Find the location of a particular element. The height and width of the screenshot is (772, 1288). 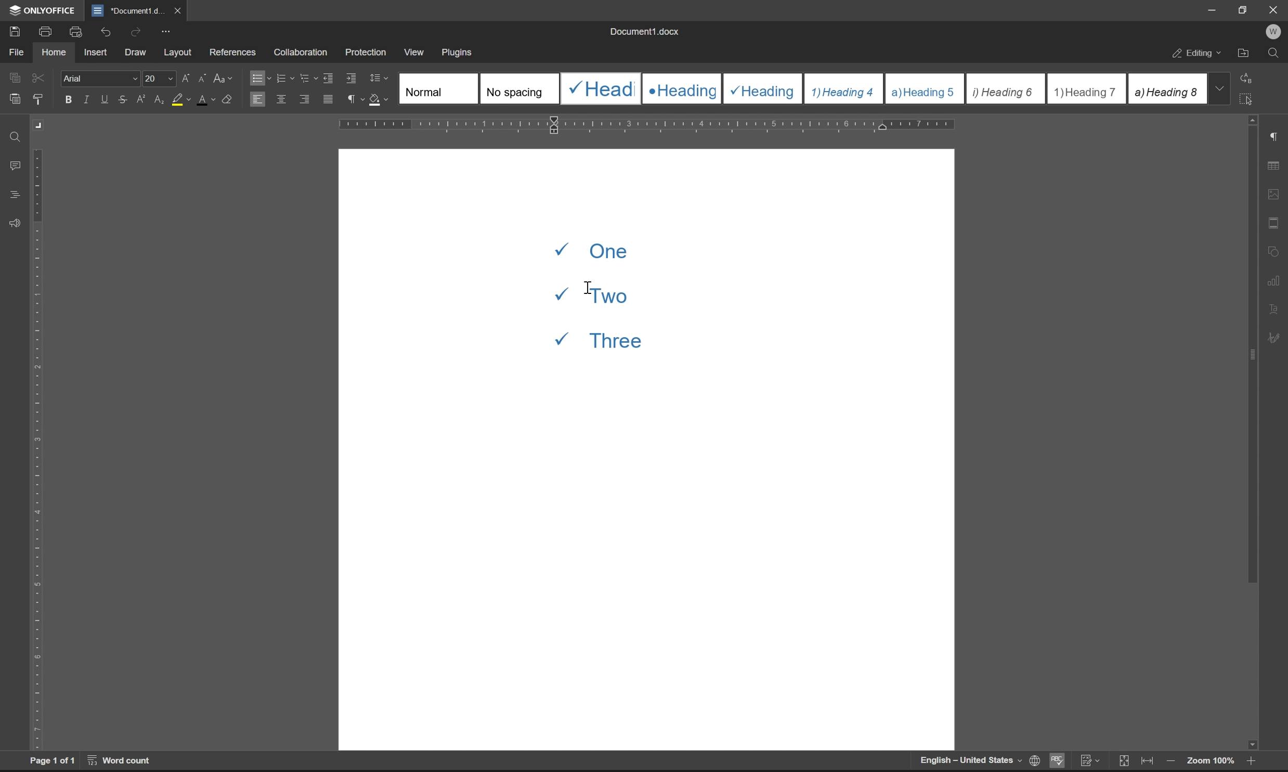

redo is located at coordinates (138, 31).